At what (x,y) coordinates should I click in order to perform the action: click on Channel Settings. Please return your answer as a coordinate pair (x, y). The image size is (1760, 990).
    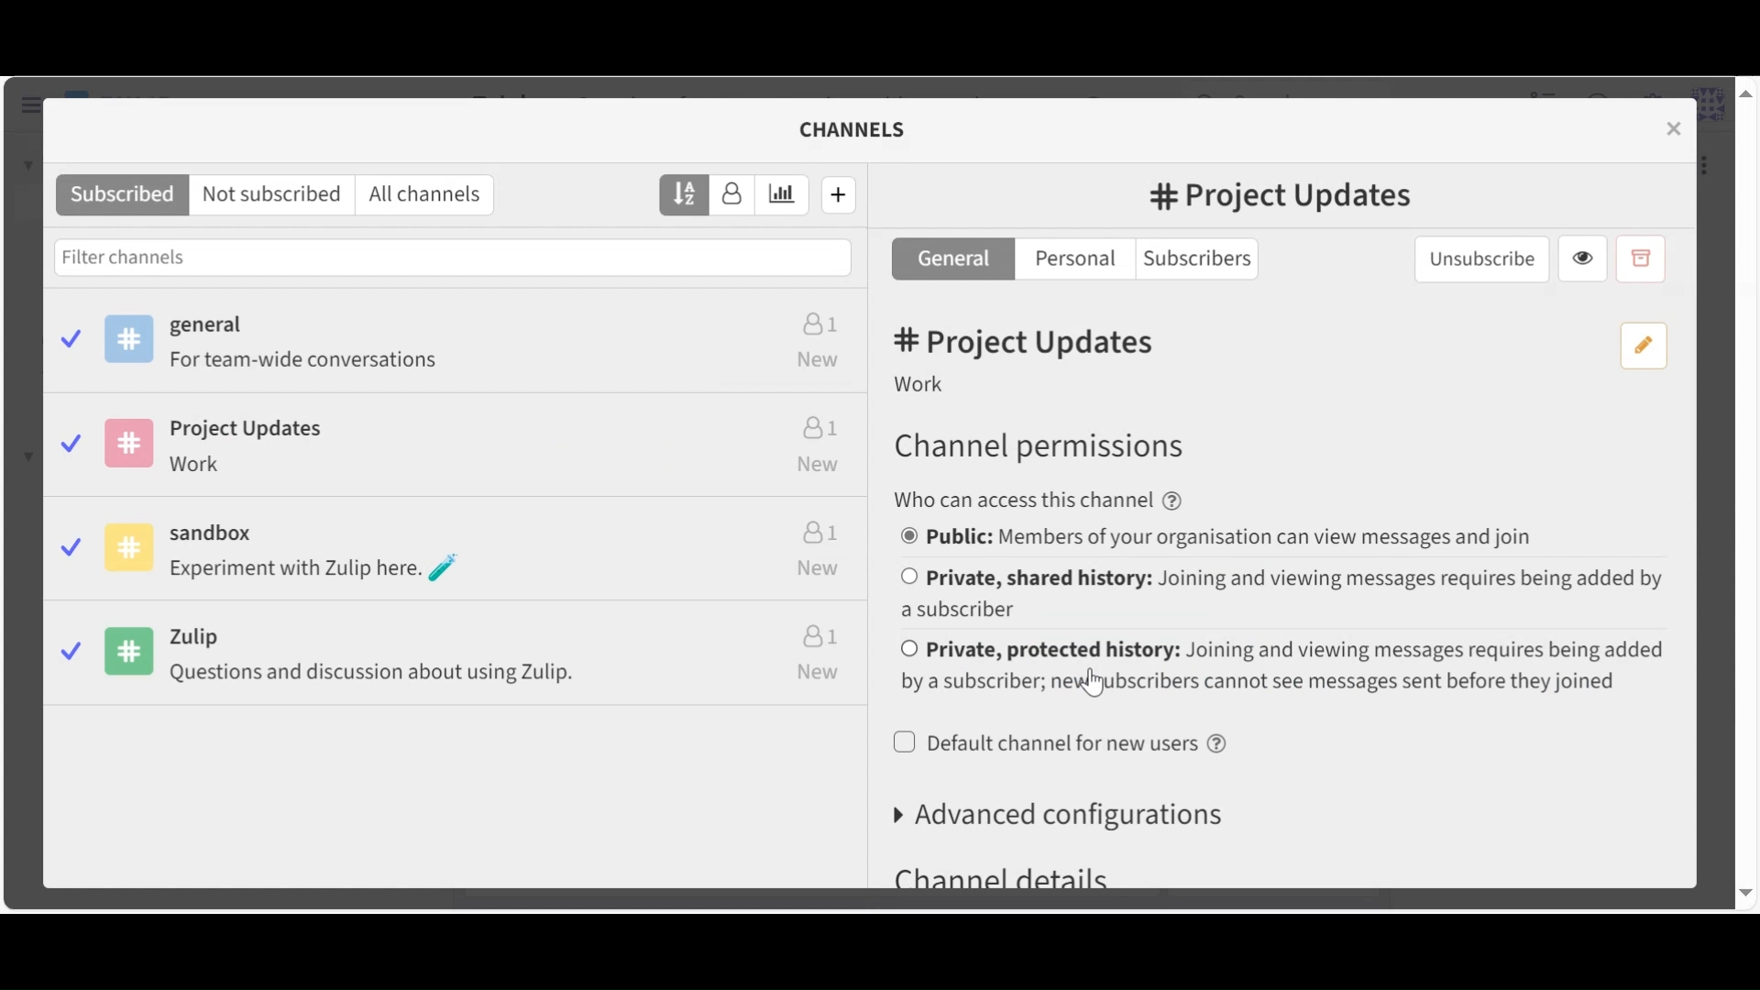
    Looking at the image, I should click on (867, 128).